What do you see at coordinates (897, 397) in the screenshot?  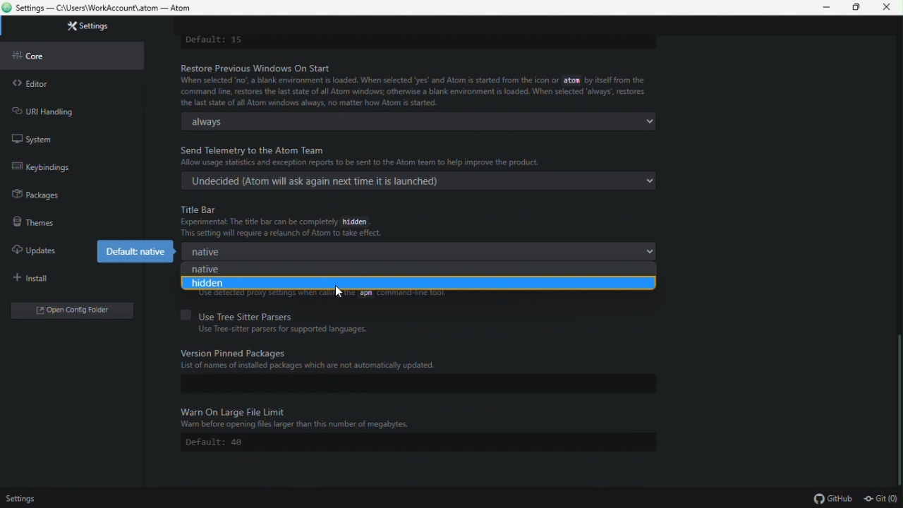 I see `Scroll bar` at bounding box center [897, 397].